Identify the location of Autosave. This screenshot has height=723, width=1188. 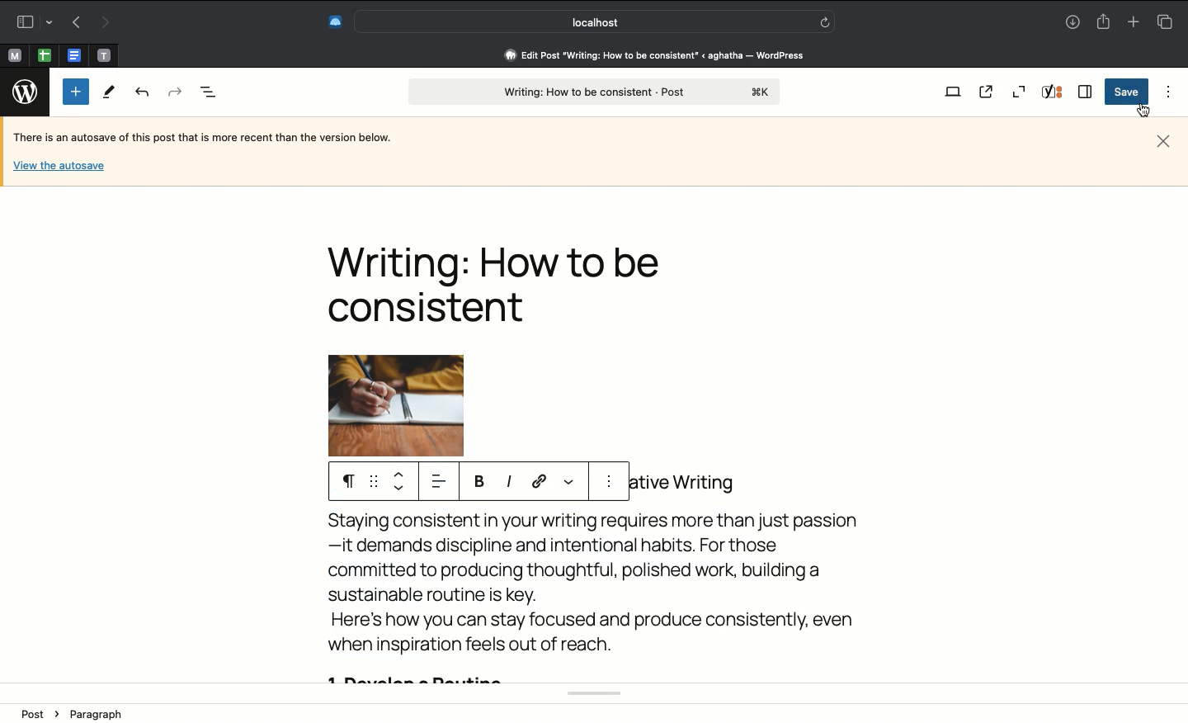
(215, 139).